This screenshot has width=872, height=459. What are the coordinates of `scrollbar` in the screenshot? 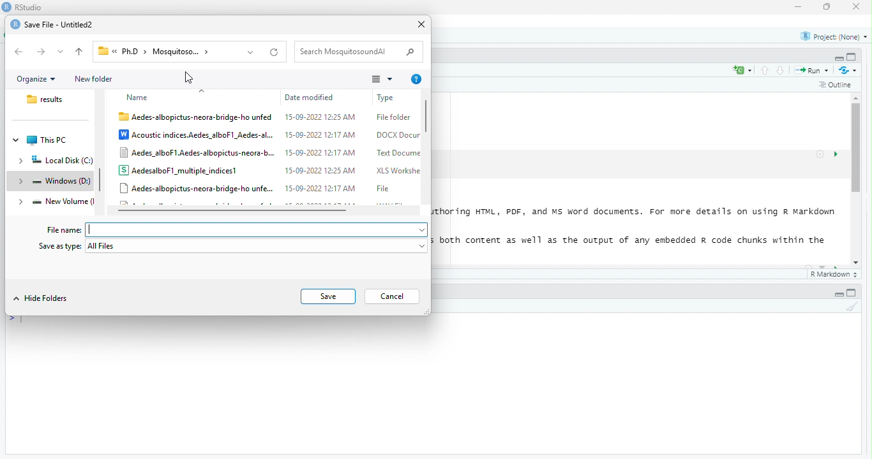 It's located at (857, 180).